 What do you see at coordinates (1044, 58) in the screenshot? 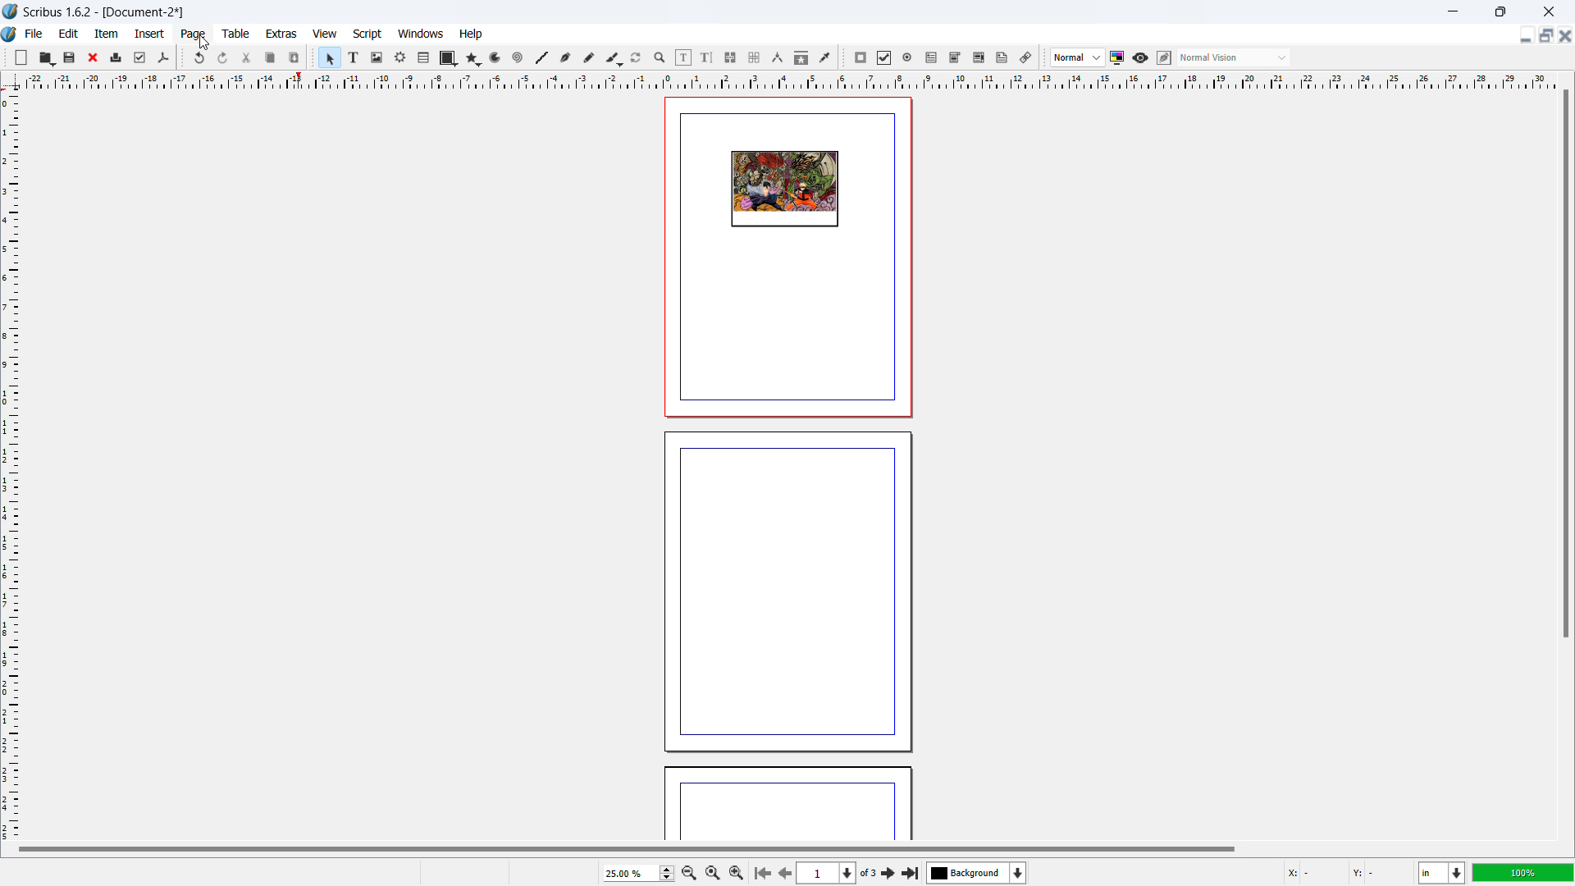
I see `move toolbox` at bounding box center [1044, 58].